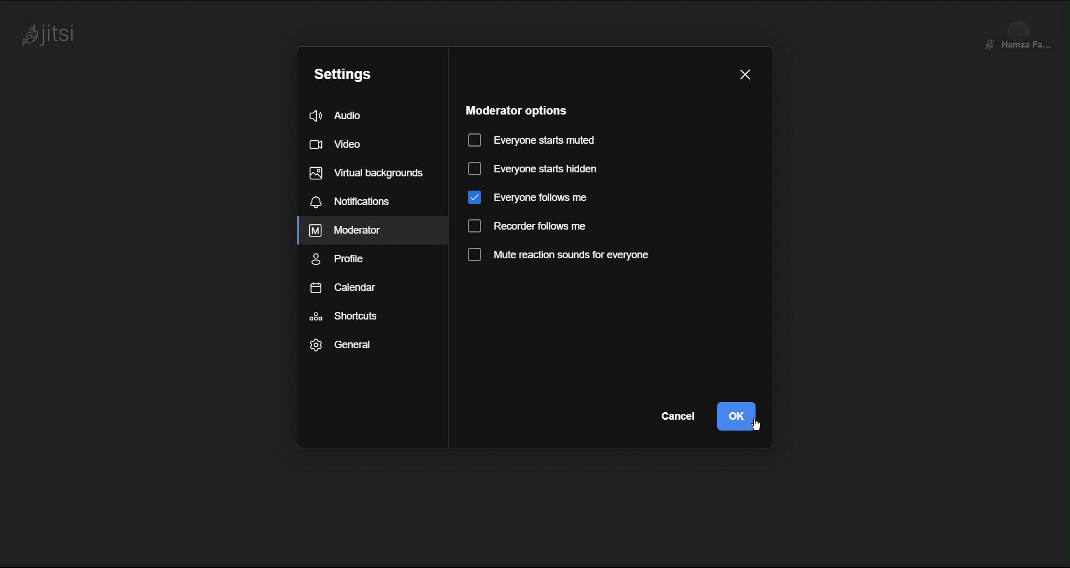 The width and height of the screenshot is (1070, 568). I want to click on Cancel, so click(675, 416).